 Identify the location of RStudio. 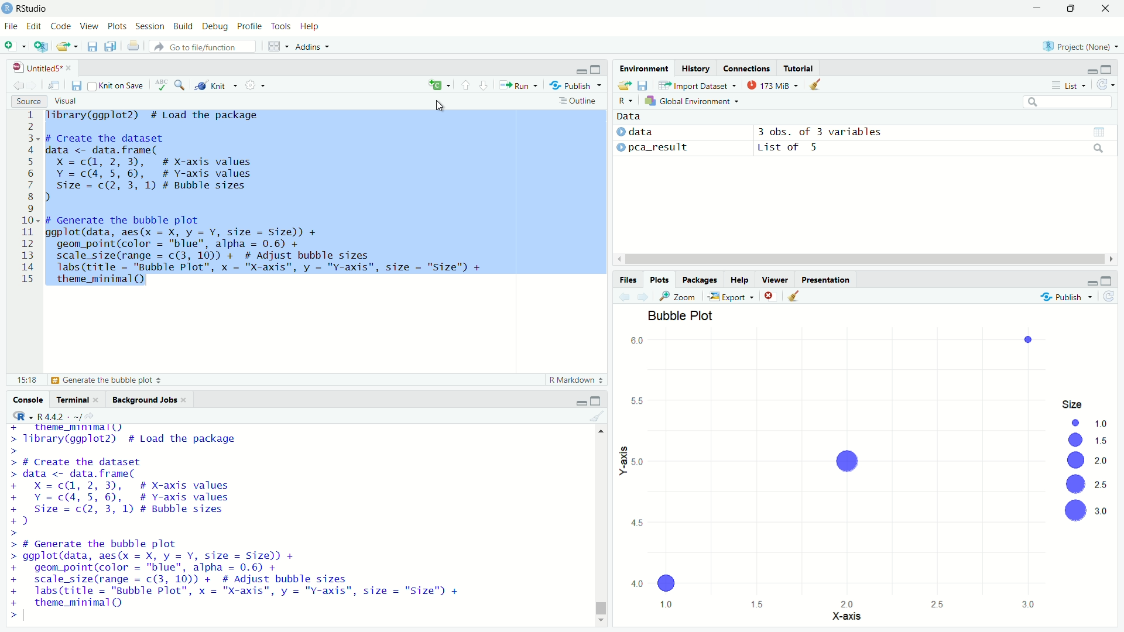
(33, 9).